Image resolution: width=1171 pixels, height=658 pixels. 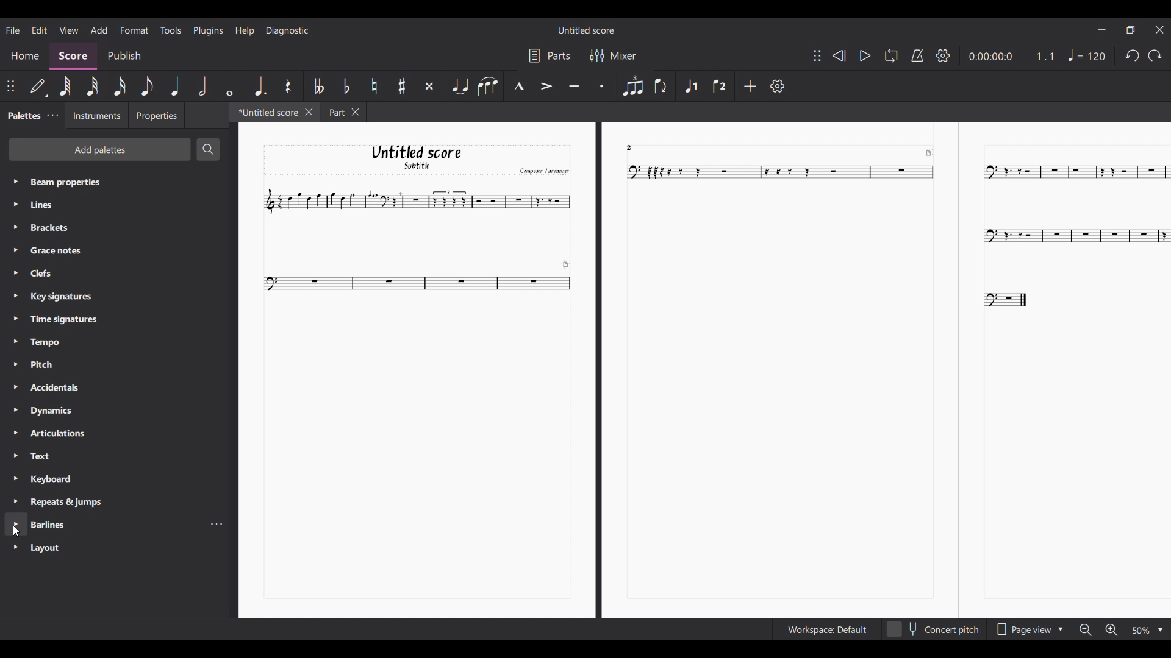 I want to click on Zoom options, so click(x=1148, y=630).